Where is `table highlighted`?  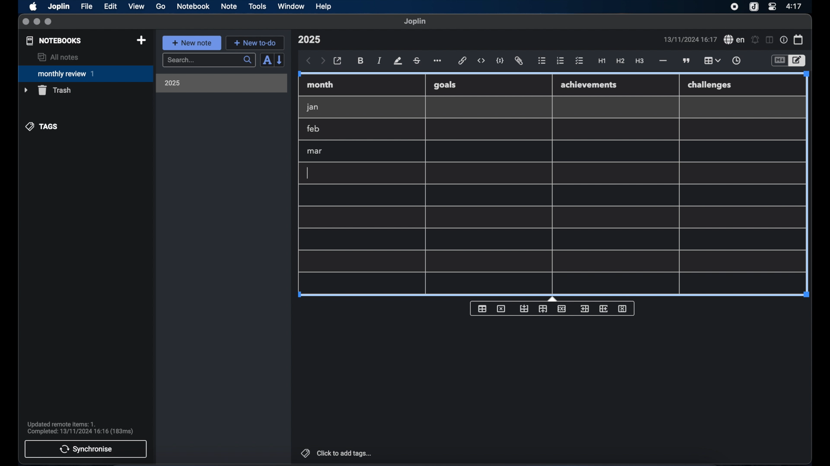 table highlighted is located at coordinates (711, 60).